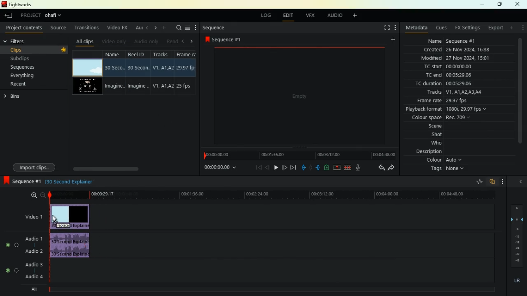  What do you see at coordinates (396, 27) in the screenshot?
I see `more` at bounding box center [396, 27].